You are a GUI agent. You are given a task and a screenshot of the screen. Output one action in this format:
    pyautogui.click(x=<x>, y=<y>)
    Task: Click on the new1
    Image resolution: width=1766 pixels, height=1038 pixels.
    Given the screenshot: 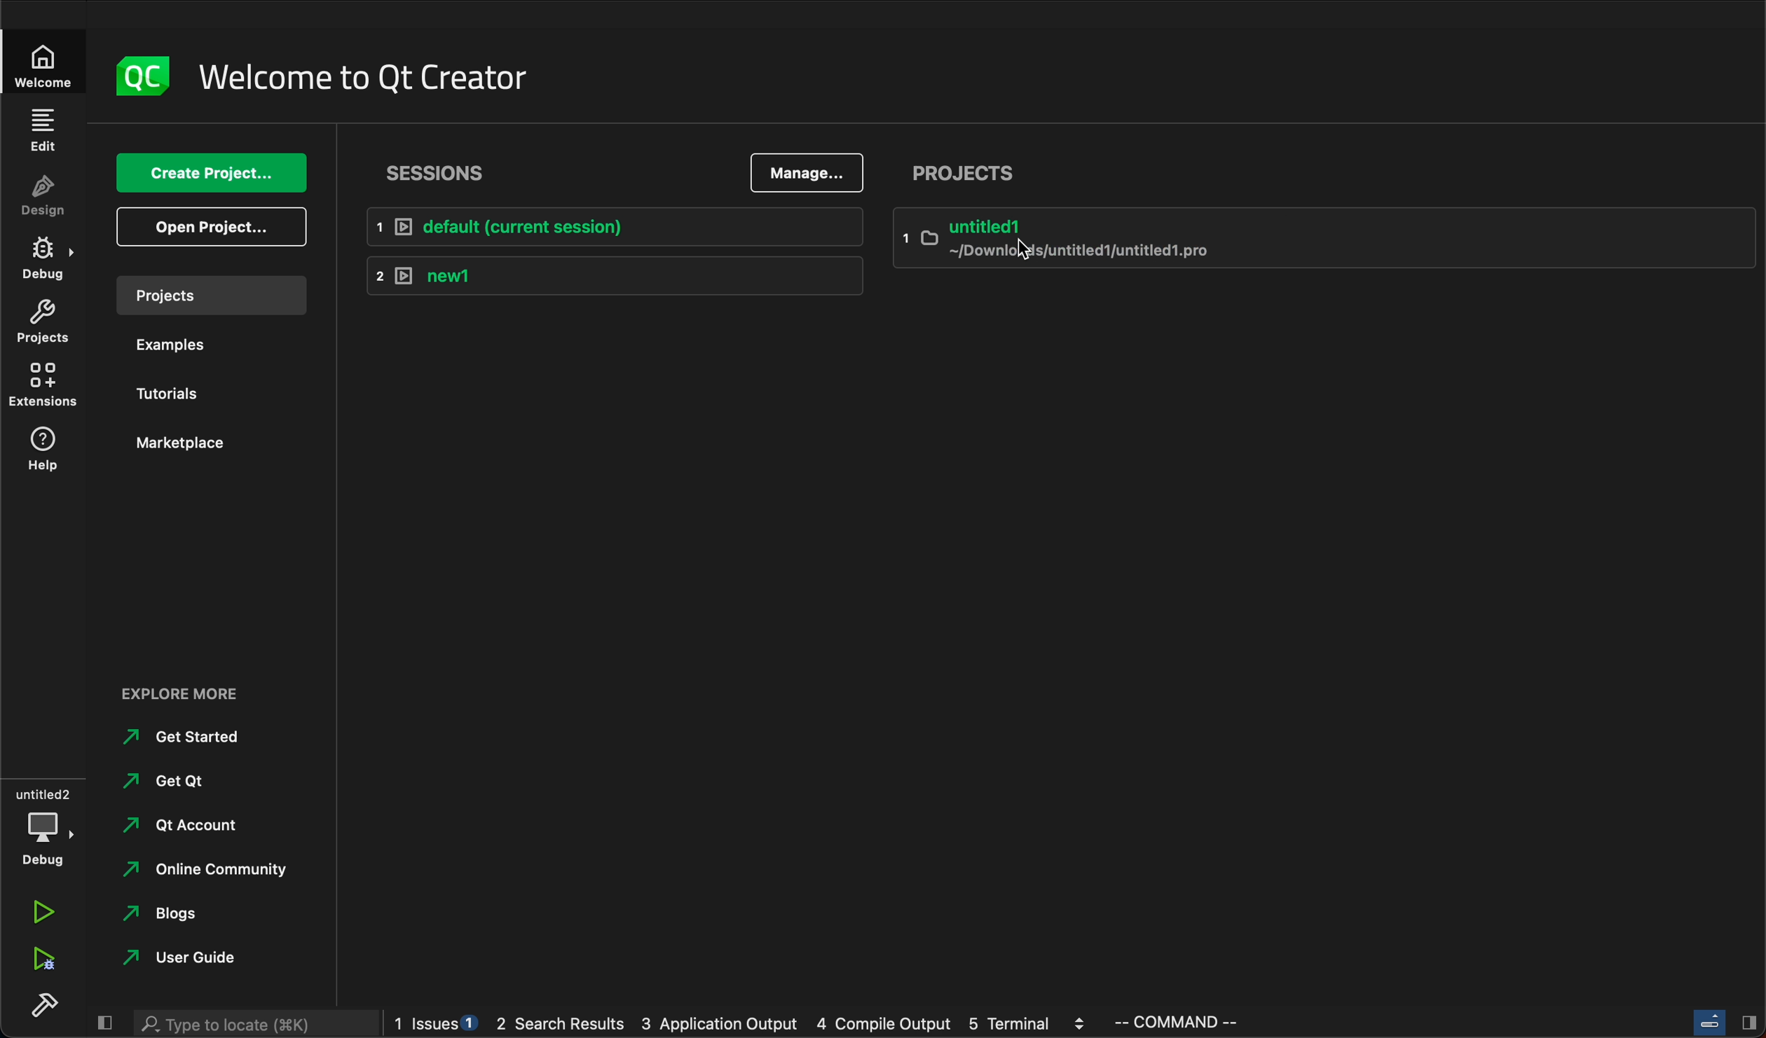 What is the action you would take?
    pyautogui.click(x=614, y=273)
    